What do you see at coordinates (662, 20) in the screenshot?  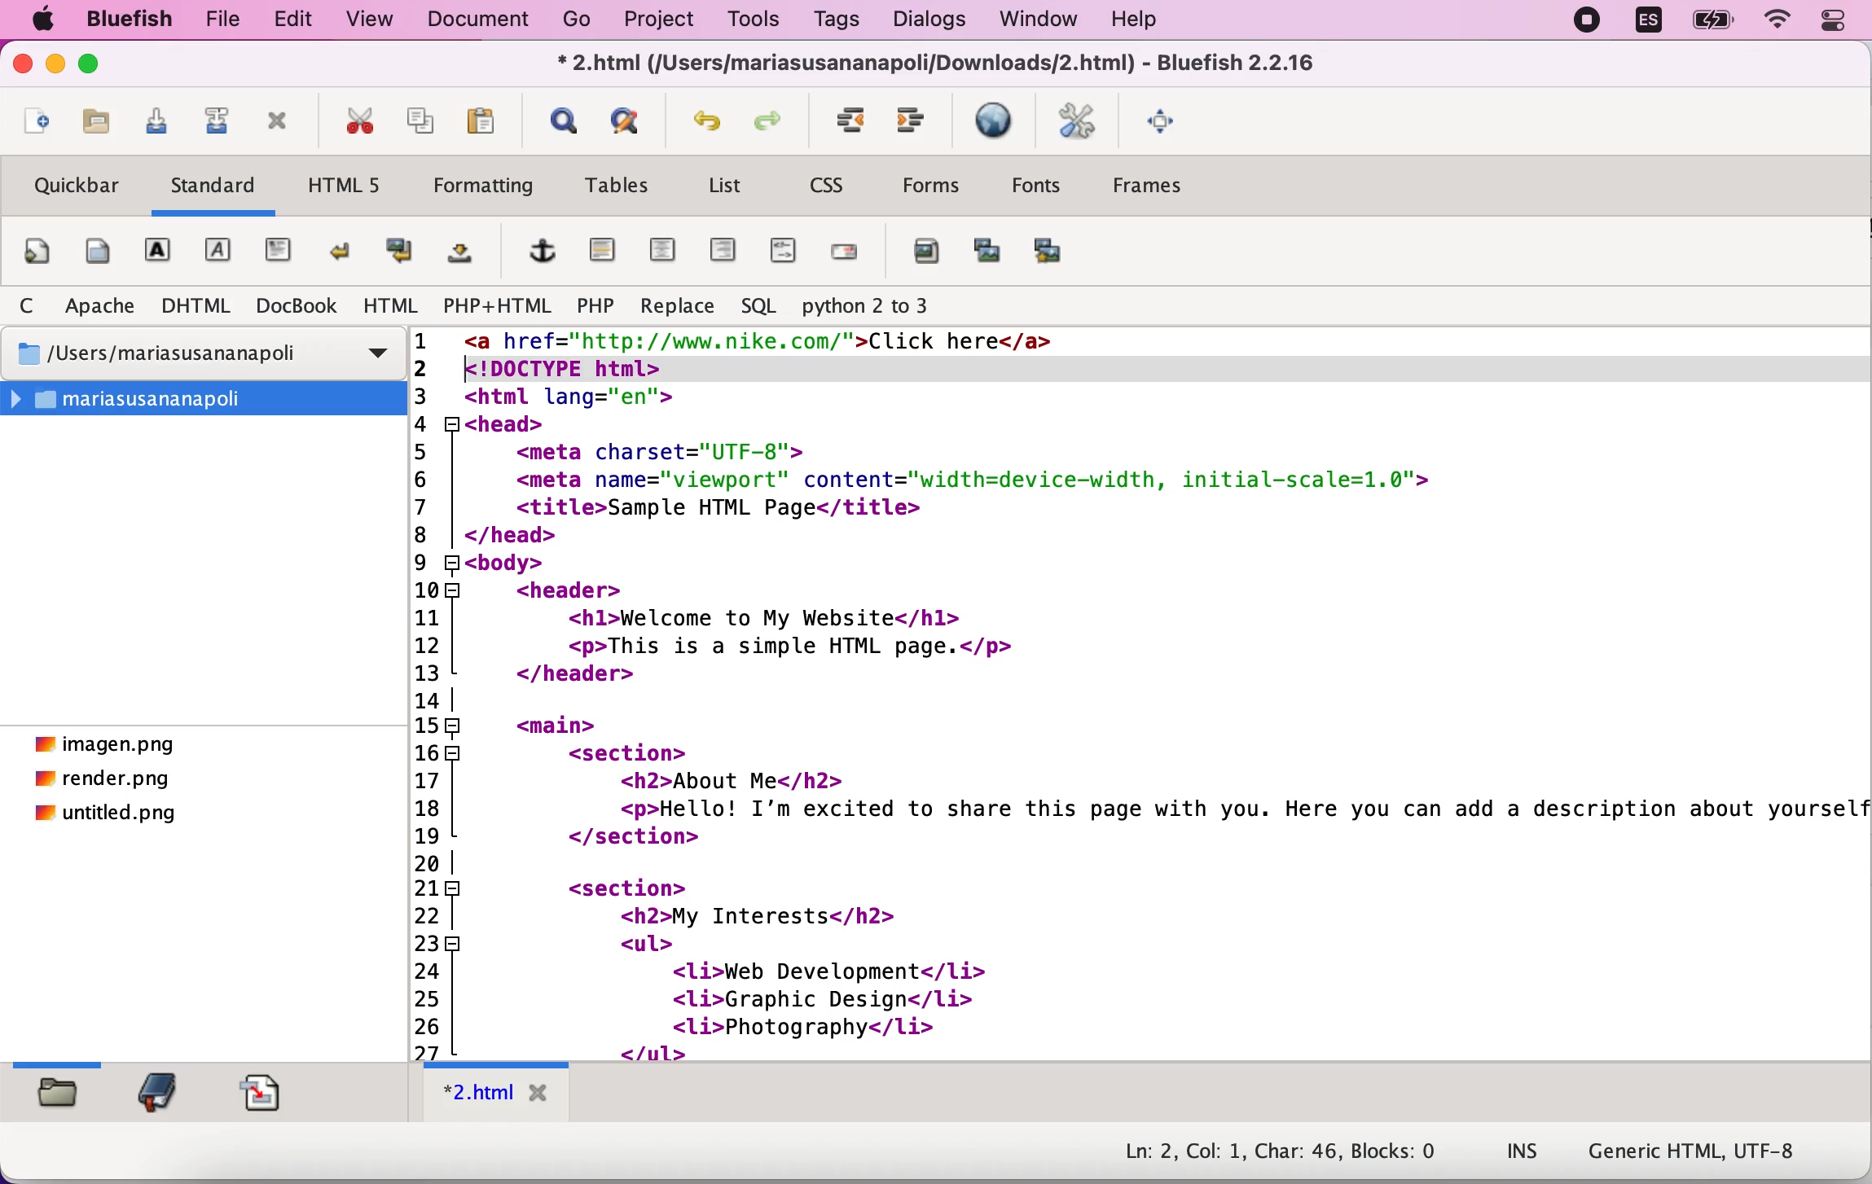 I see `project` at bounding box center [662, 20].